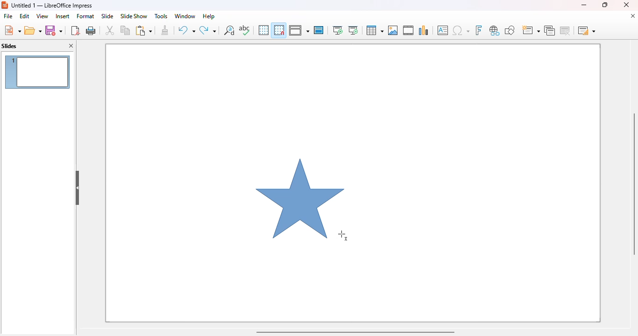 The width and height of the screenshot is (638, 336). Describe the element at coordinates (161, 16) in the screenshot. I see `tools` at that location.